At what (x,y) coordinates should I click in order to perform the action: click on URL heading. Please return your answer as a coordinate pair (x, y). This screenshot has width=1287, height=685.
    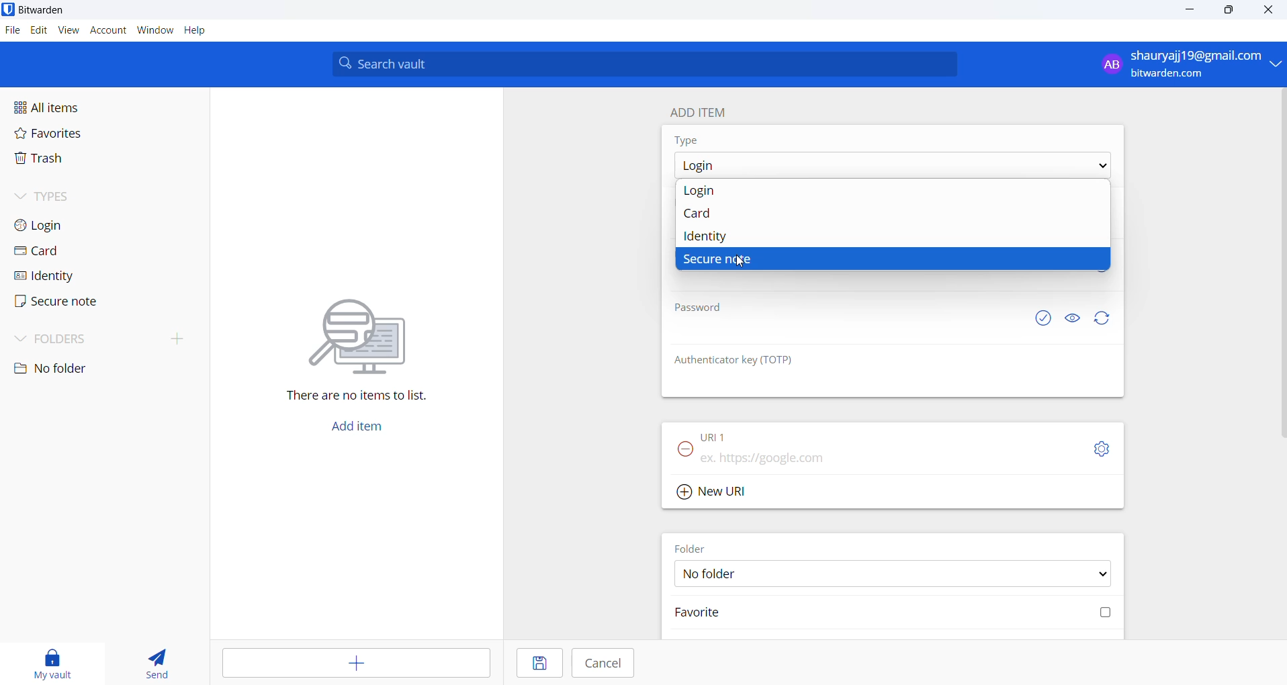
    Looking at the image, I should click on (719, 432).